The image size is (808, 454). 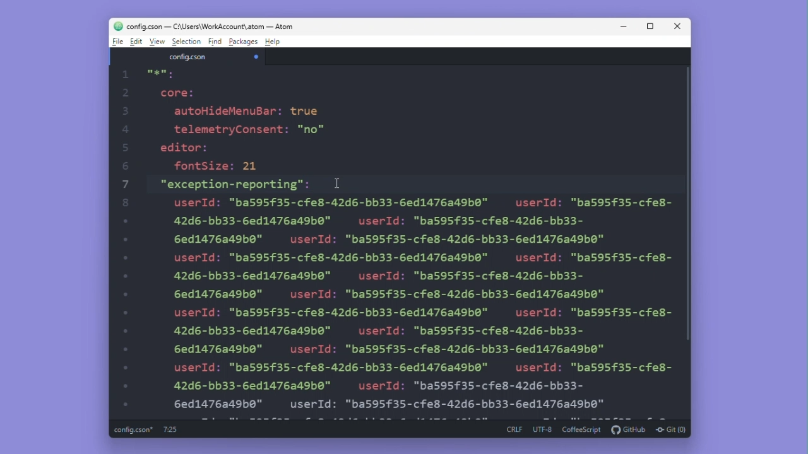 What do you see at coordinates (203, 25) in the screenshot?
I see `config.cson-C:\Users\WorkAccount\atom-Atom` at bounding box center [203, 25].